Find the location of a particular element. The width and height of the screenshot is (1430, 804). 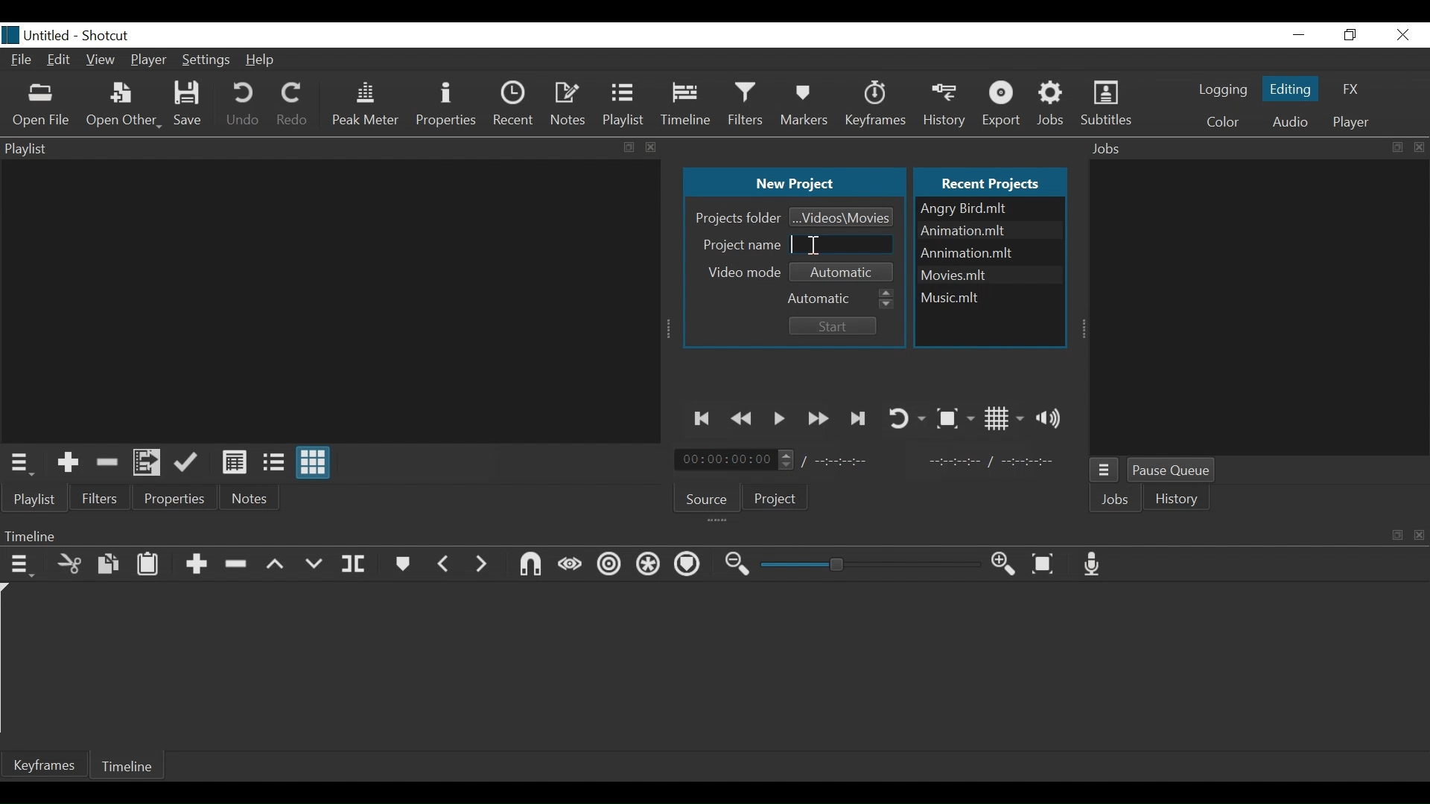

Start is located at coordinates (830, 326).